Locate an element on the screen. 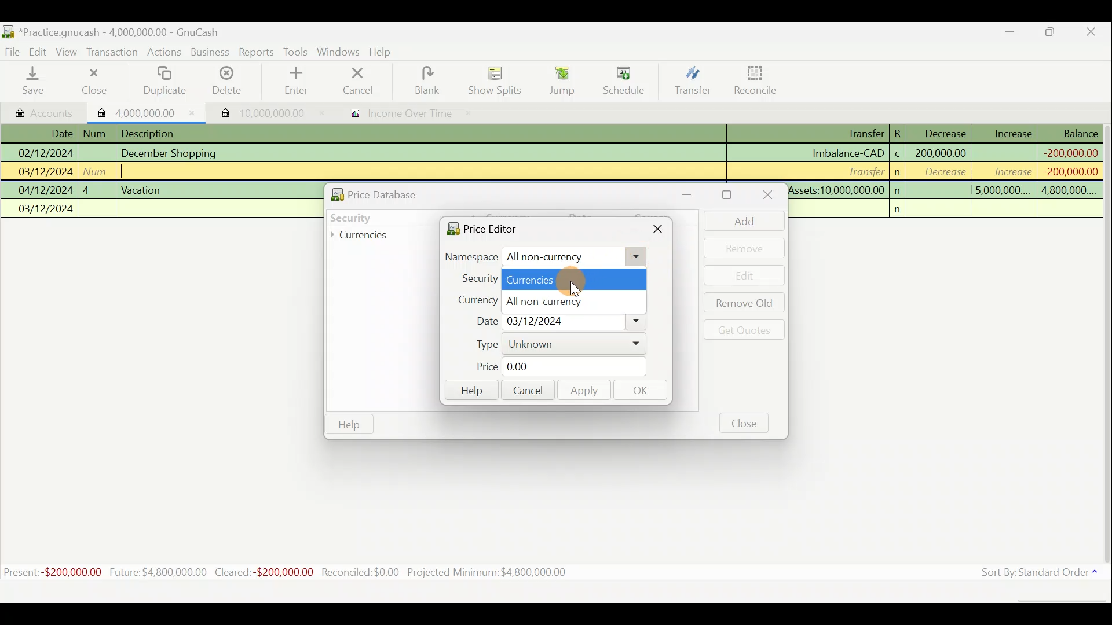 This screenshot has width=1112, height=625. Currencies is located at coordinates (574, 278).